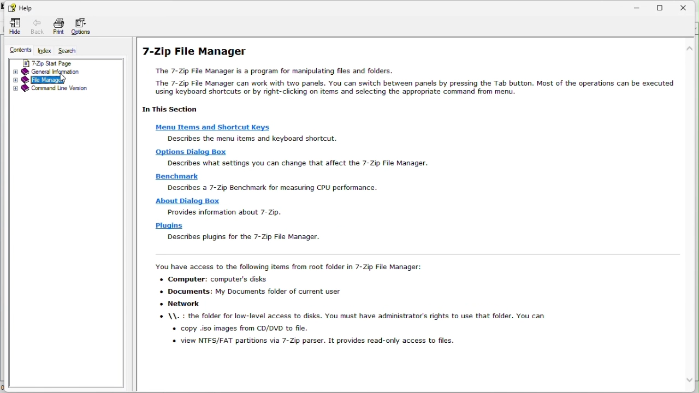 The height and width of the screenshot is (393, 699). I want to click on Hide, so click(14, 26).